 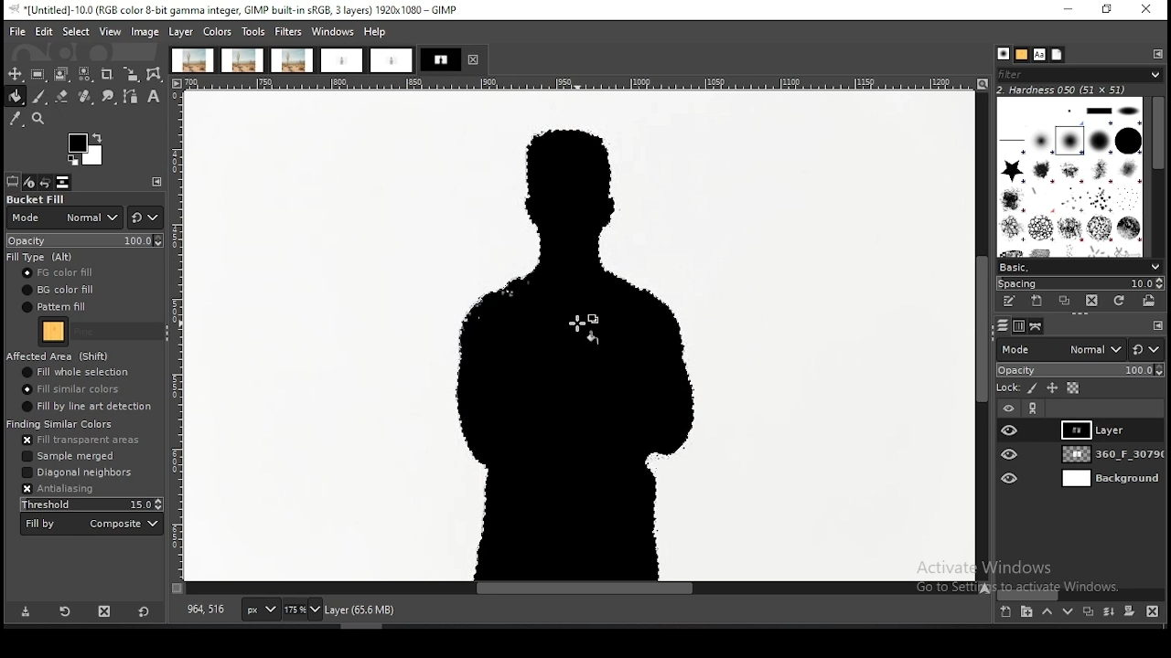 I want to click on zoom status, so click(x=300, y=612).